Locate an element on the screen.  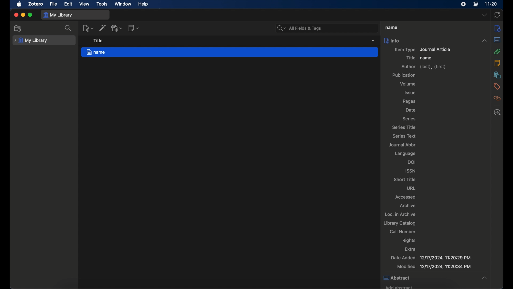
maximize is located at coordinates (30, 15).